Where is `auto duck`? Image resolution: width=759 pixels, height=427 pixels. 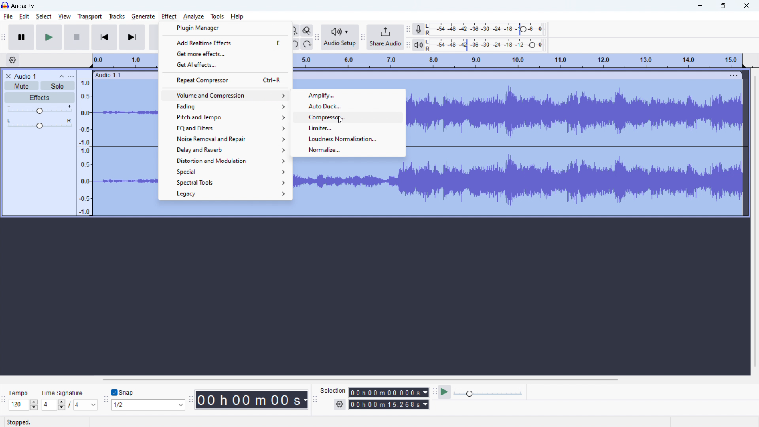
auto duck is located at coordinates (348, 106).